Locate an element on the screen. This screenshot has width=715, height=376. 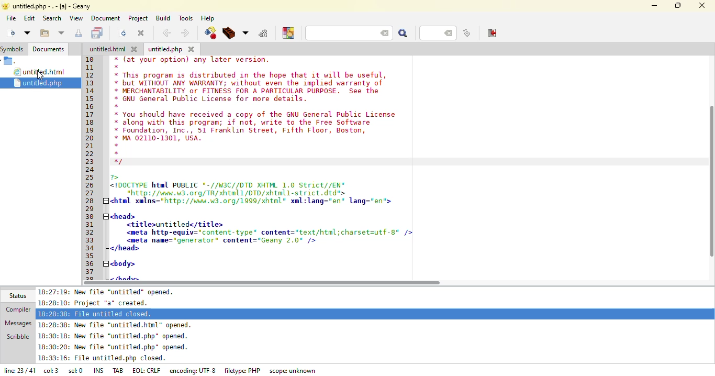
maximize is located at coordinates (678, 6).